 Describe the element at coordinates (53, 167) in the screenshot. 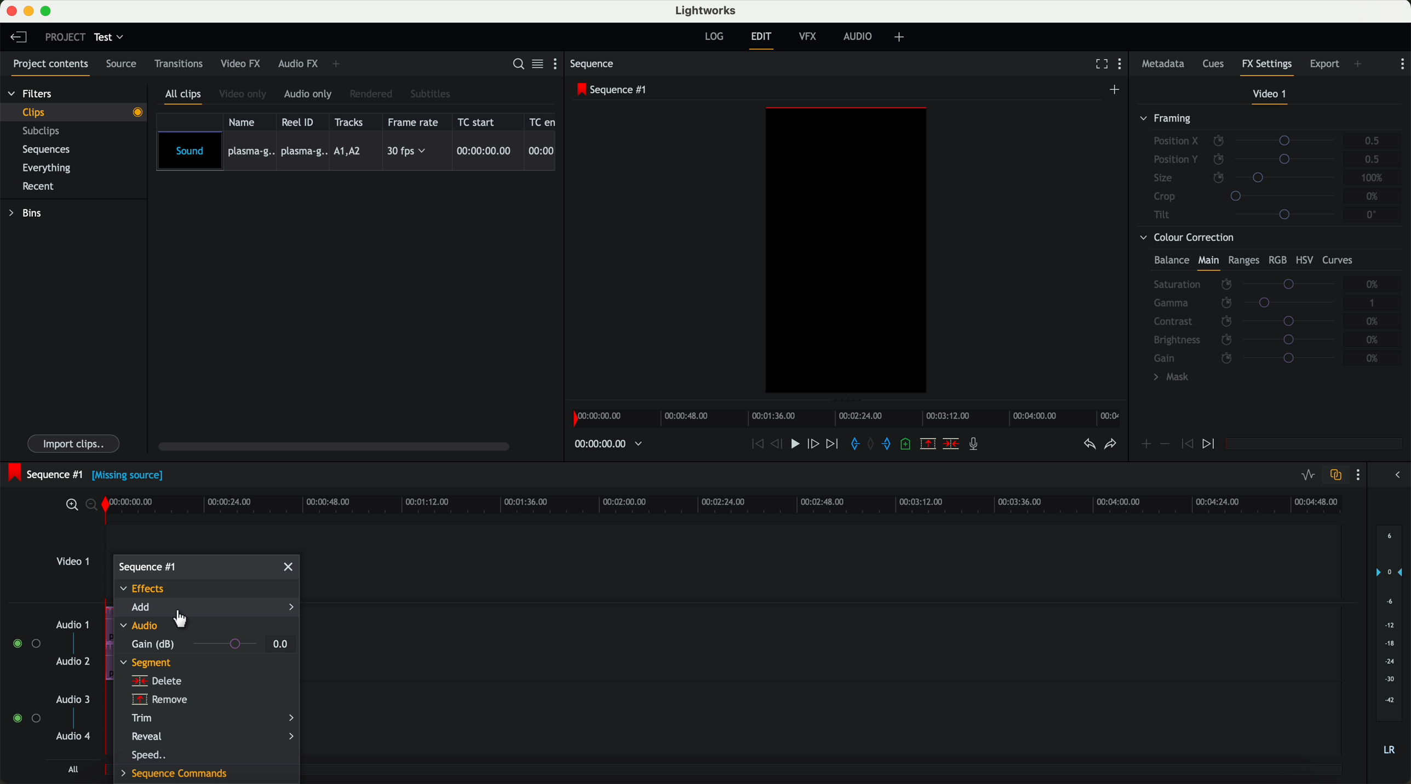

I see `everything` at that location.